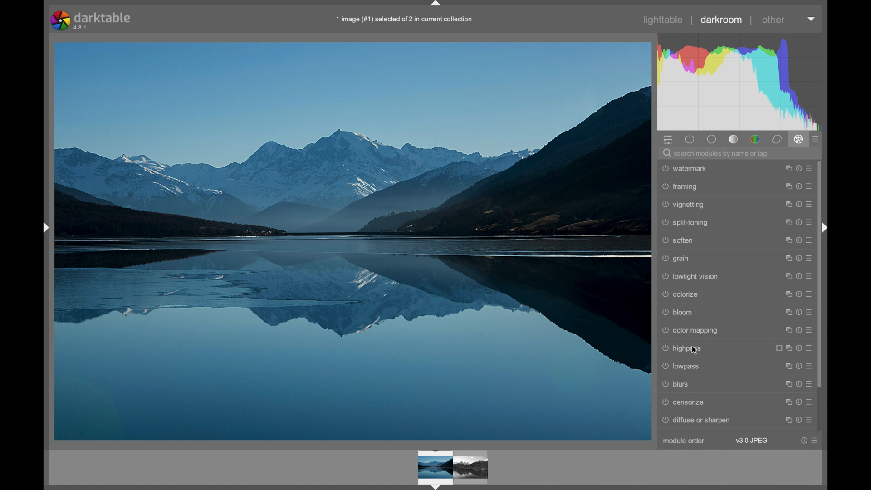 This screenshot has height=490, width=871. I want to click on more options, so click(798, 204).